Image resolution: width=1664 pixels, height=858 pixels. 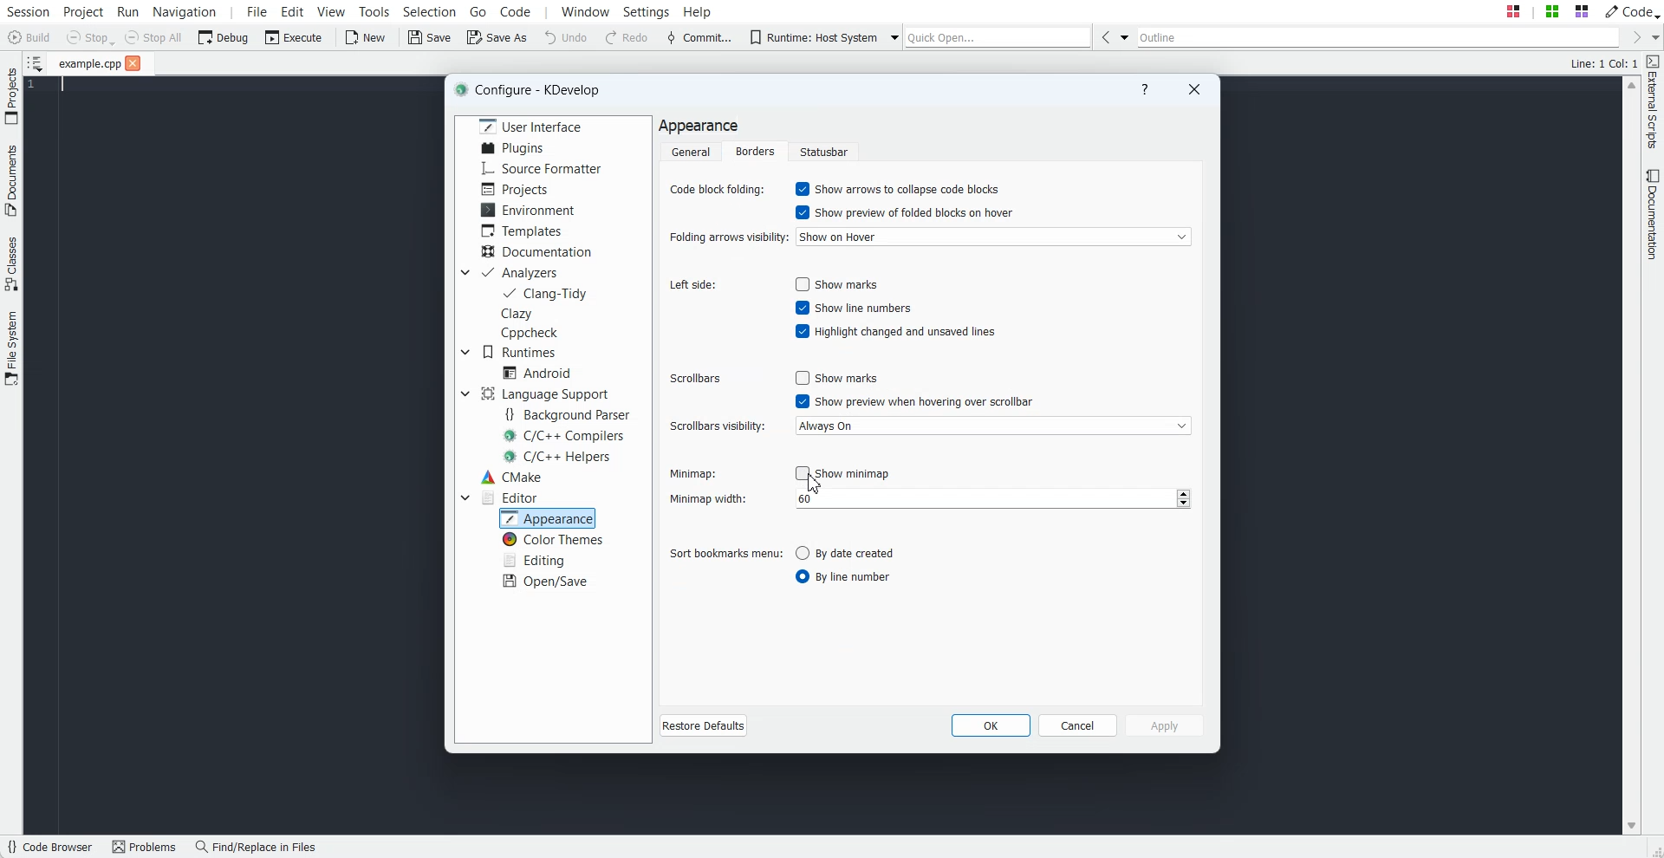 I want to click on Enable show preview when hovering over scrollbar, so click(x=916, y=401).